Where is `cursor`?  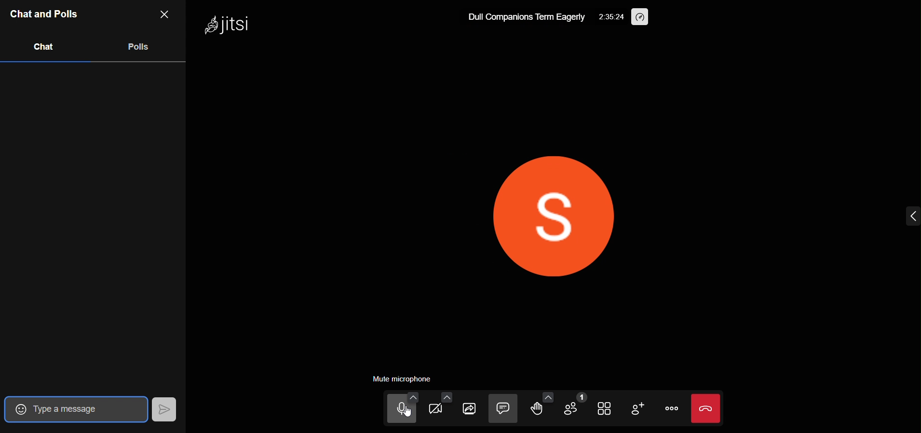
cursor is located at coordinates (405, 417).